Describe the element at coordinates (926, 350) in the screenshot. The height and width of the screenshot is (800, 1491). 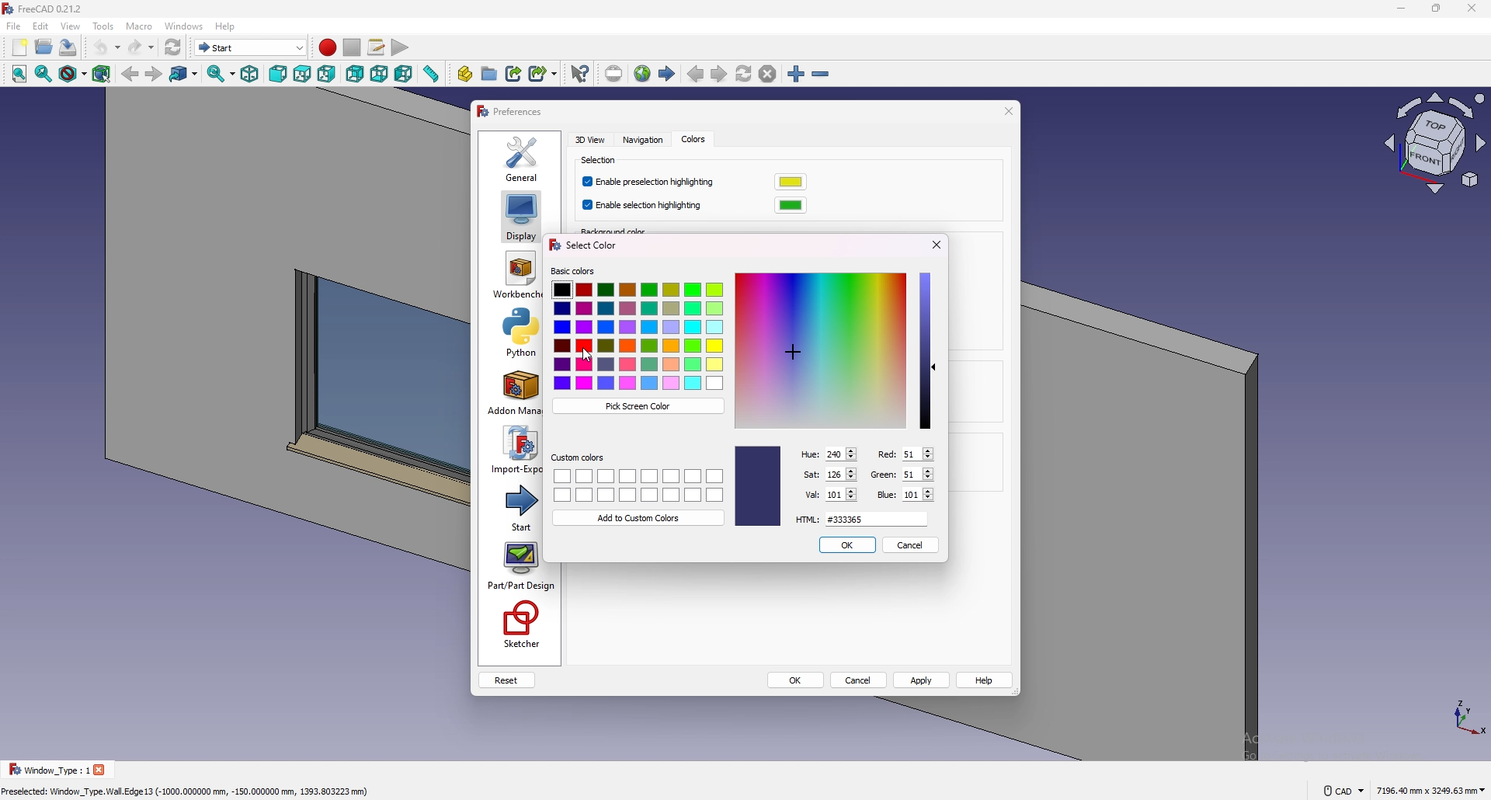
I see `vertical color slider` at that location.